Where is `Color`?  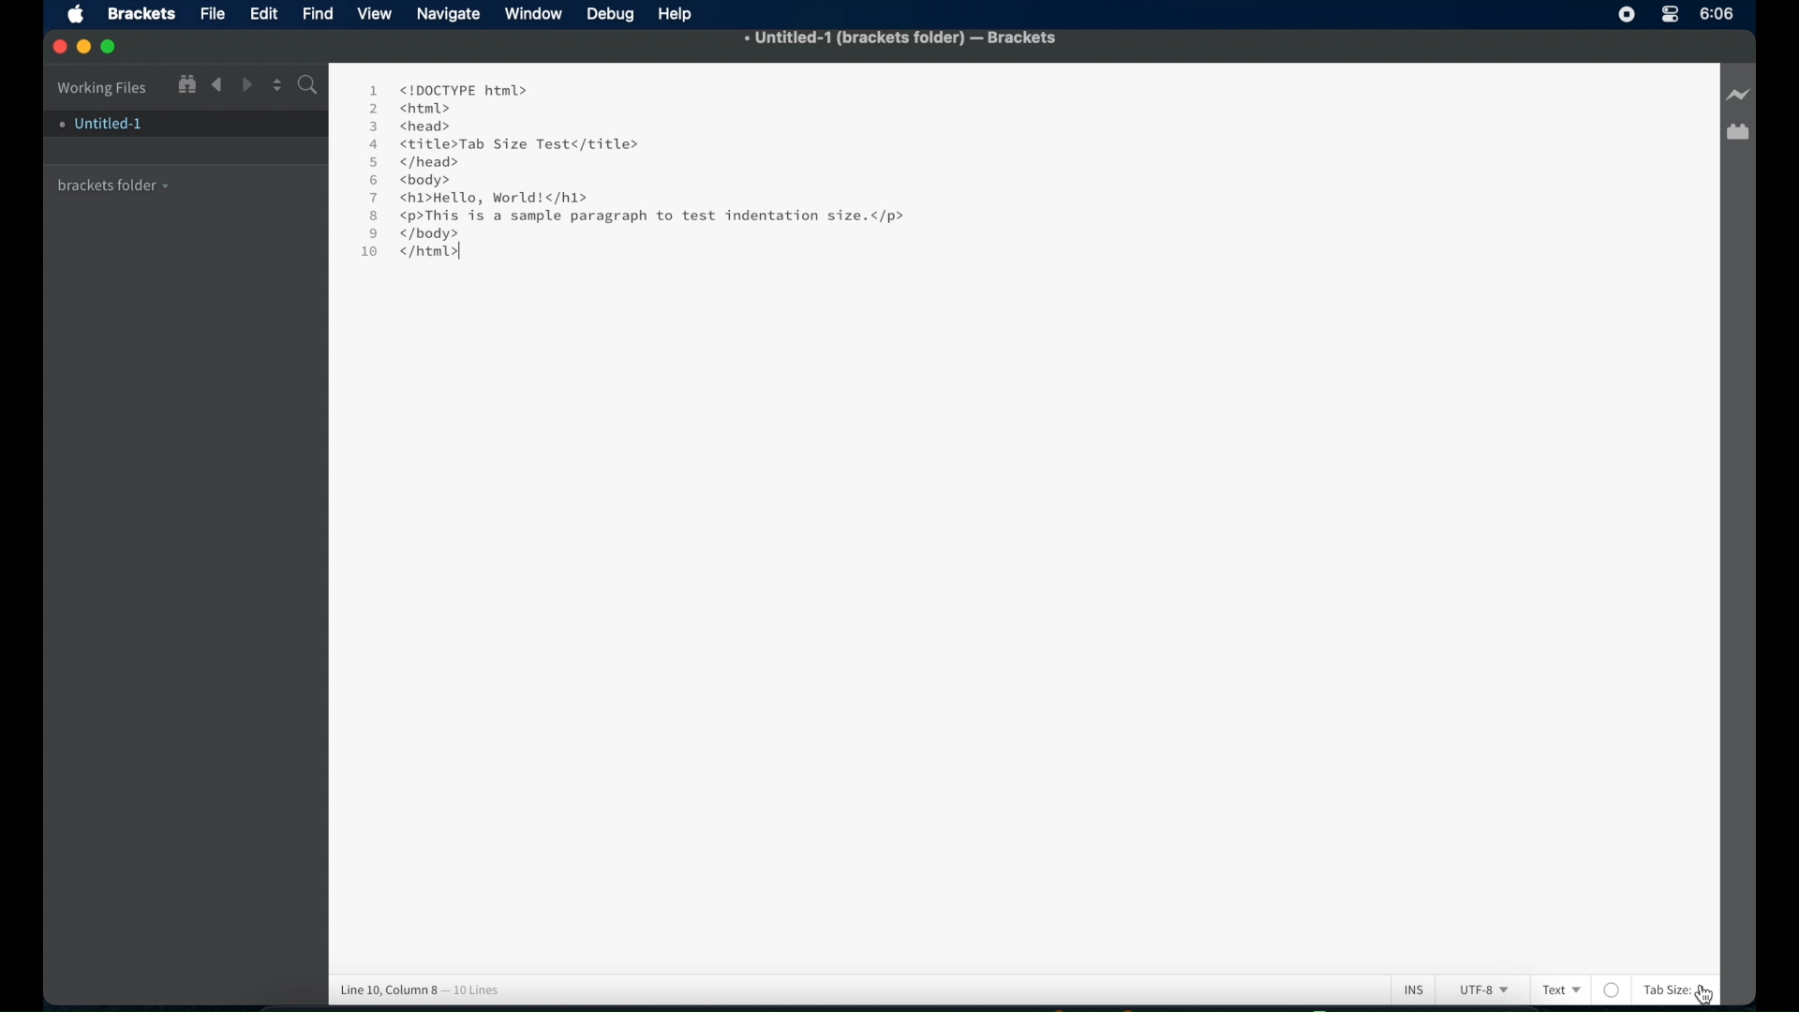
Color is located at coordinates (1613, 990).